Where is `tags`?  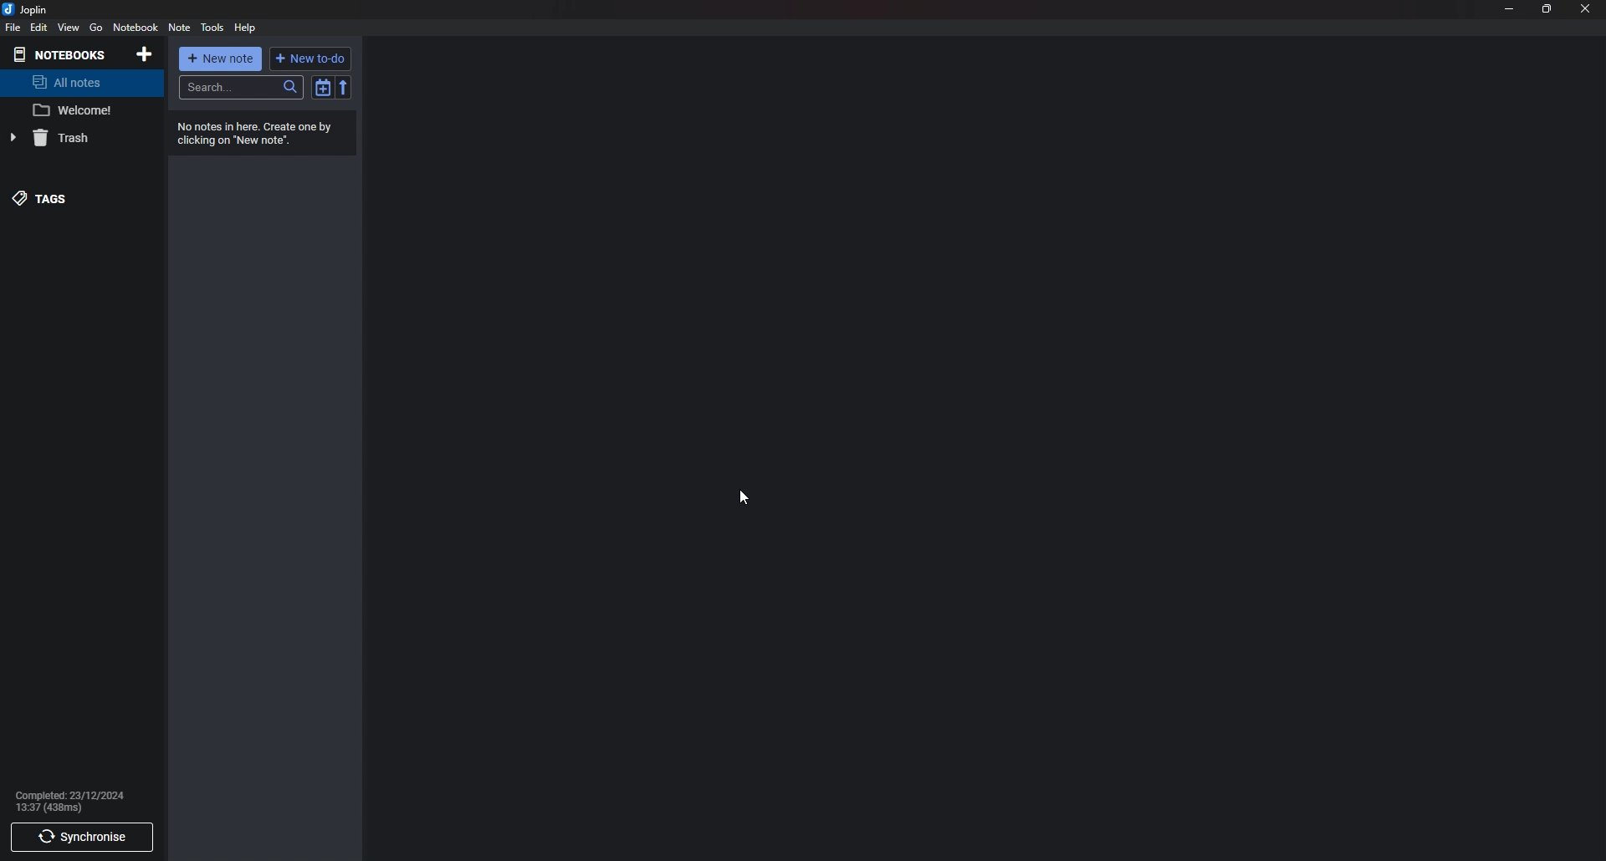
tags is located at coordinates (71, 194).